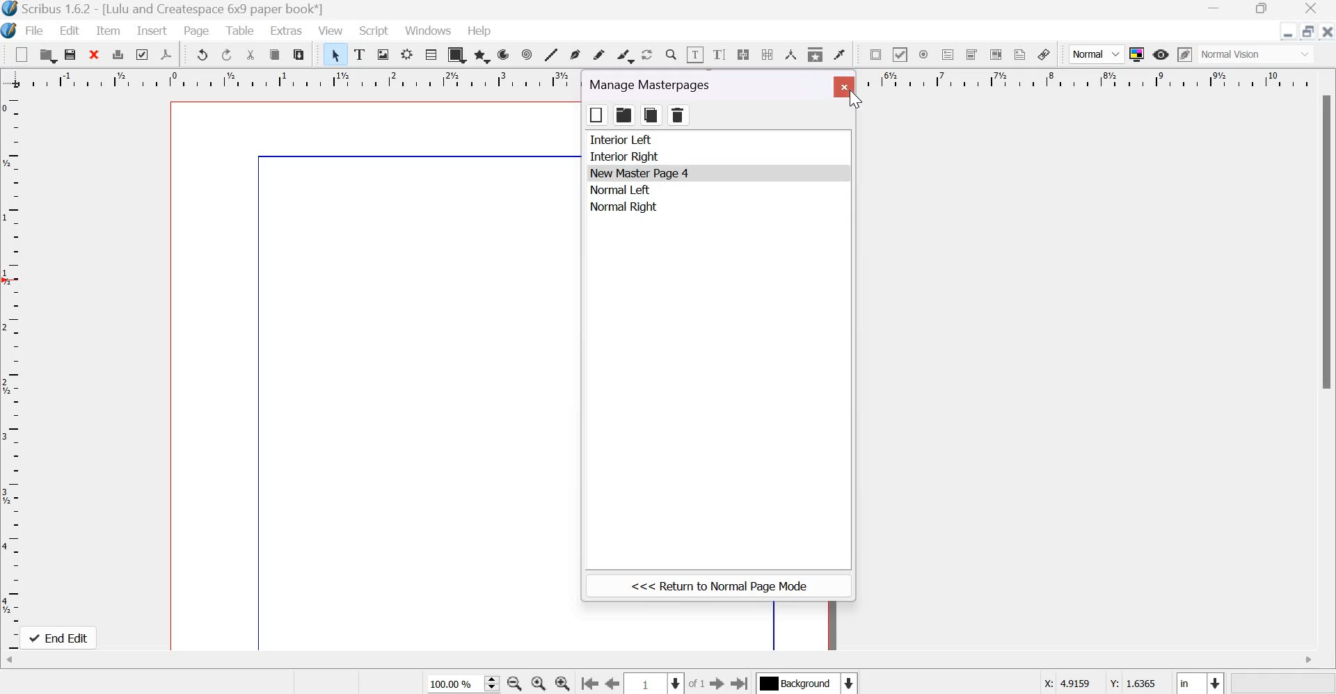  I want to click on PDF check box, so click(899, 54).